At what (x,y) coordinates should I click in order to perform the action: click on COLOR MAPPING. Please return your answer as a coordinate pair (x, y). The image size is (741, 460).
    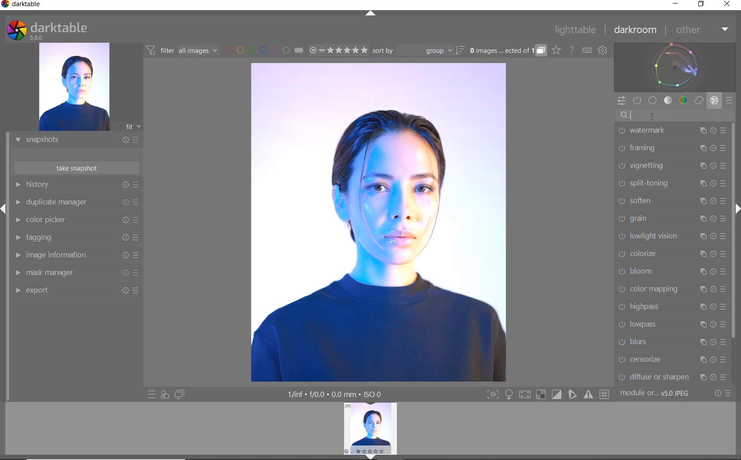
    Looking at the image, I should click on (671, 289).